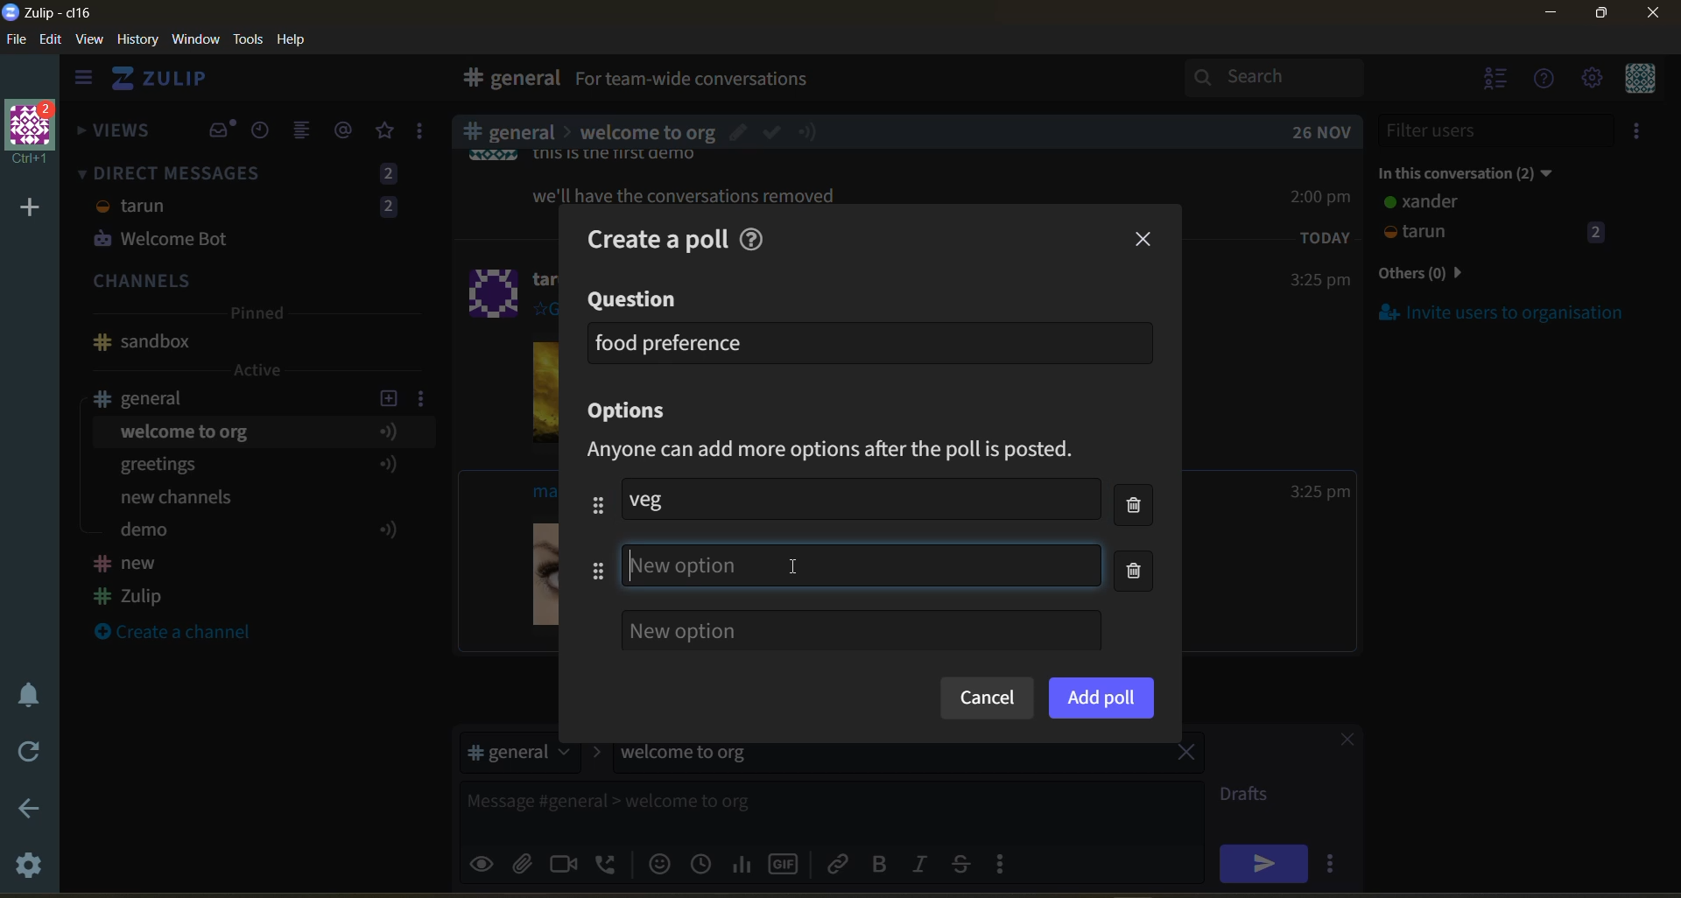 Image resolution: width=1681 pixels, height=898 pixels. Describe the element at coordinates (1326, 236) in the screenshot. I see `today` at that location.